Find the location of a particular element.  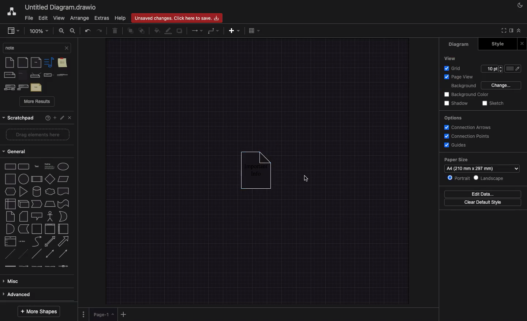

Undo is located at coordinates (88, 30).